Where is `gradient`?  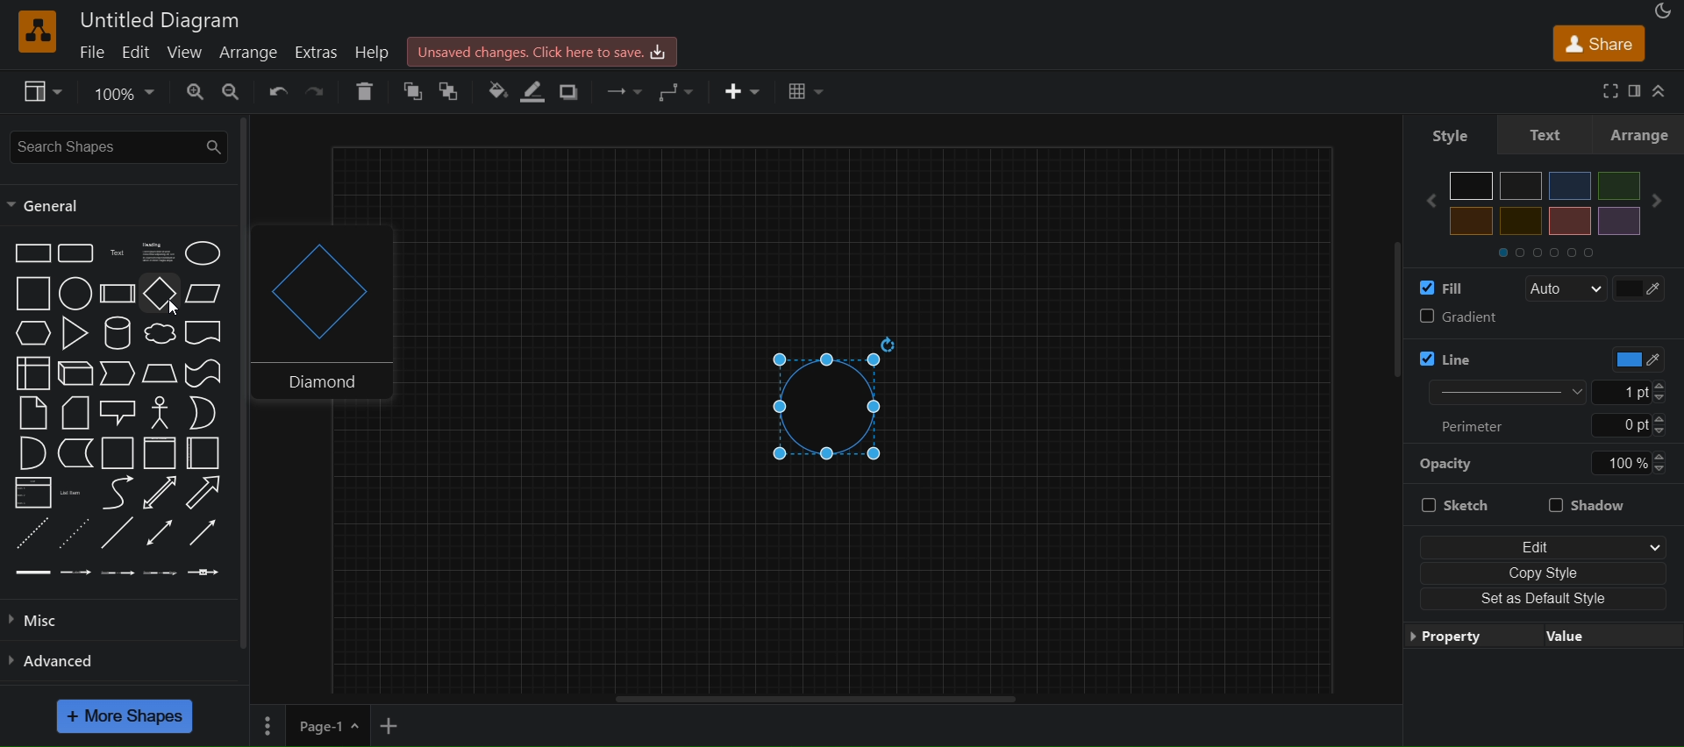 gradient is located at coordinates (1541, 317).